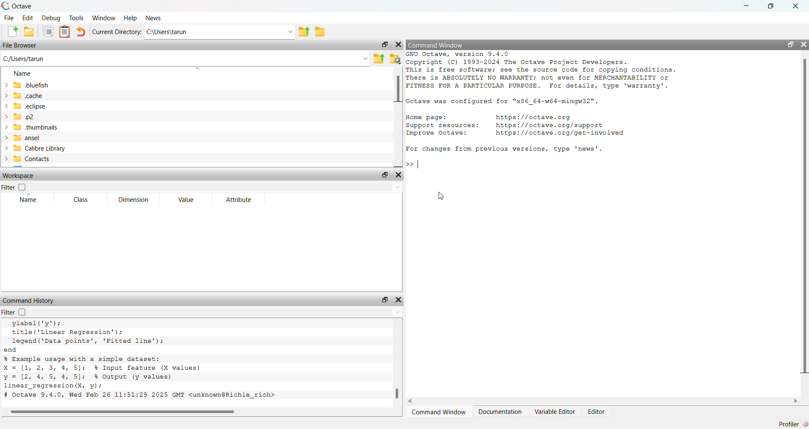  I want to click on calibre library, so click(70, 148).